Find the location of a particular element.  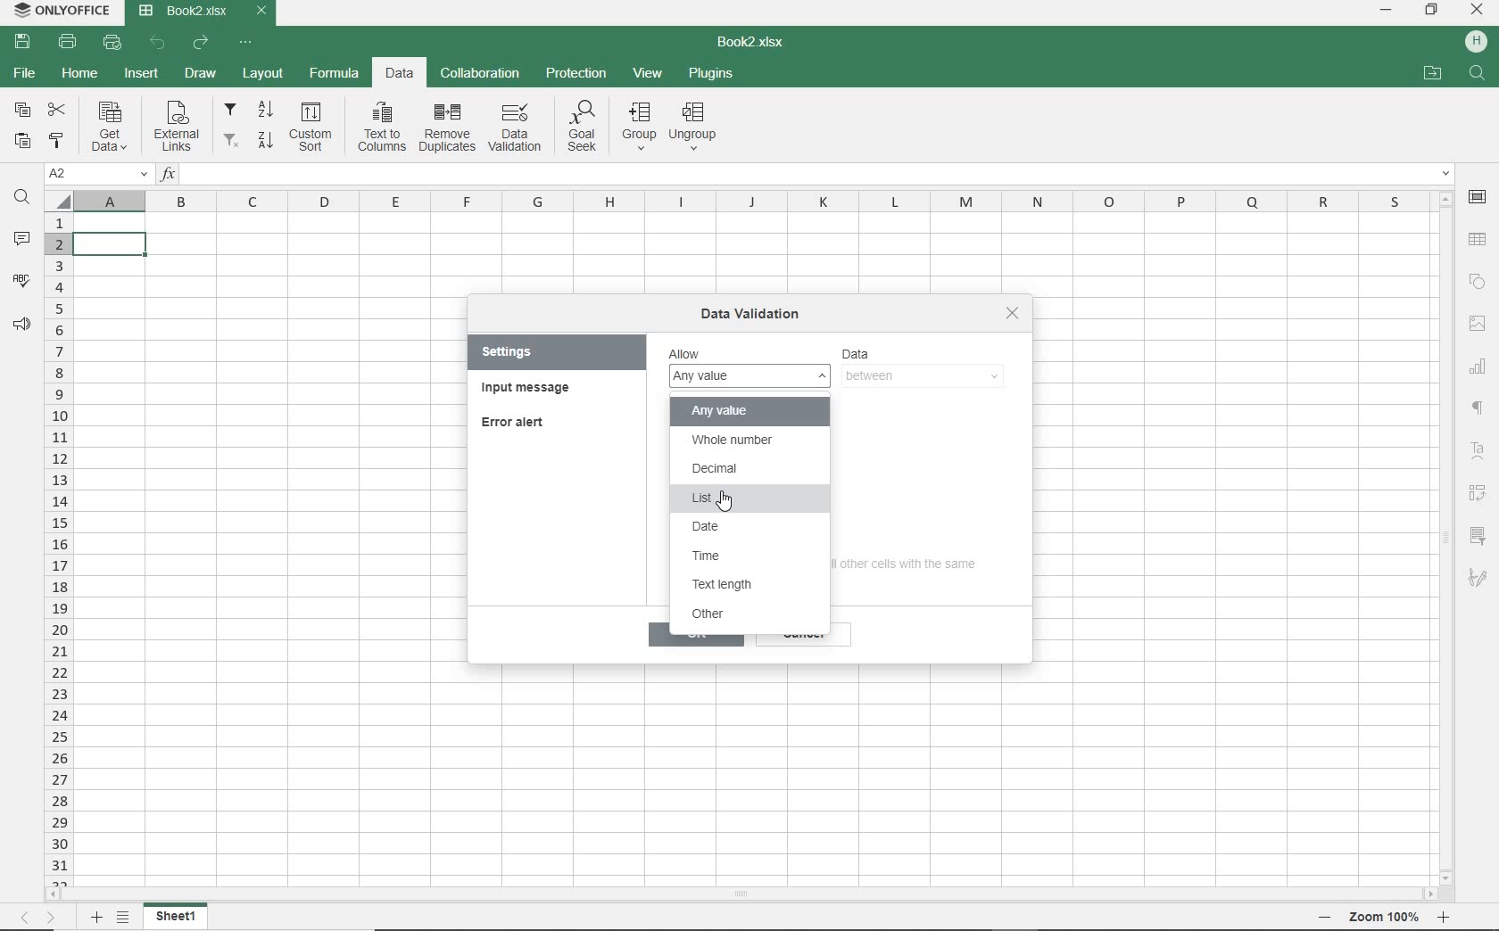

SAVE is located at coordinates (21, 41).